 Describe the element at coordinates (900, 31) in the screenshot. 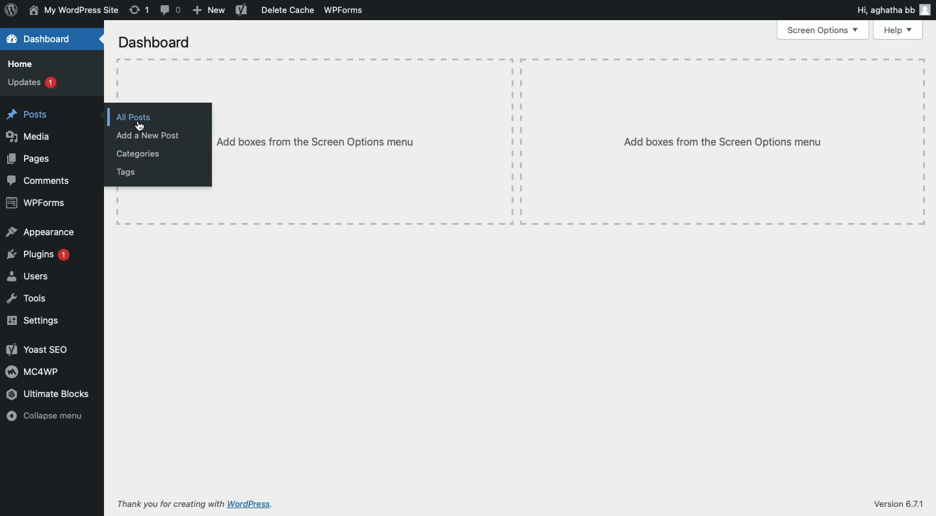

I see `Help` at that location.